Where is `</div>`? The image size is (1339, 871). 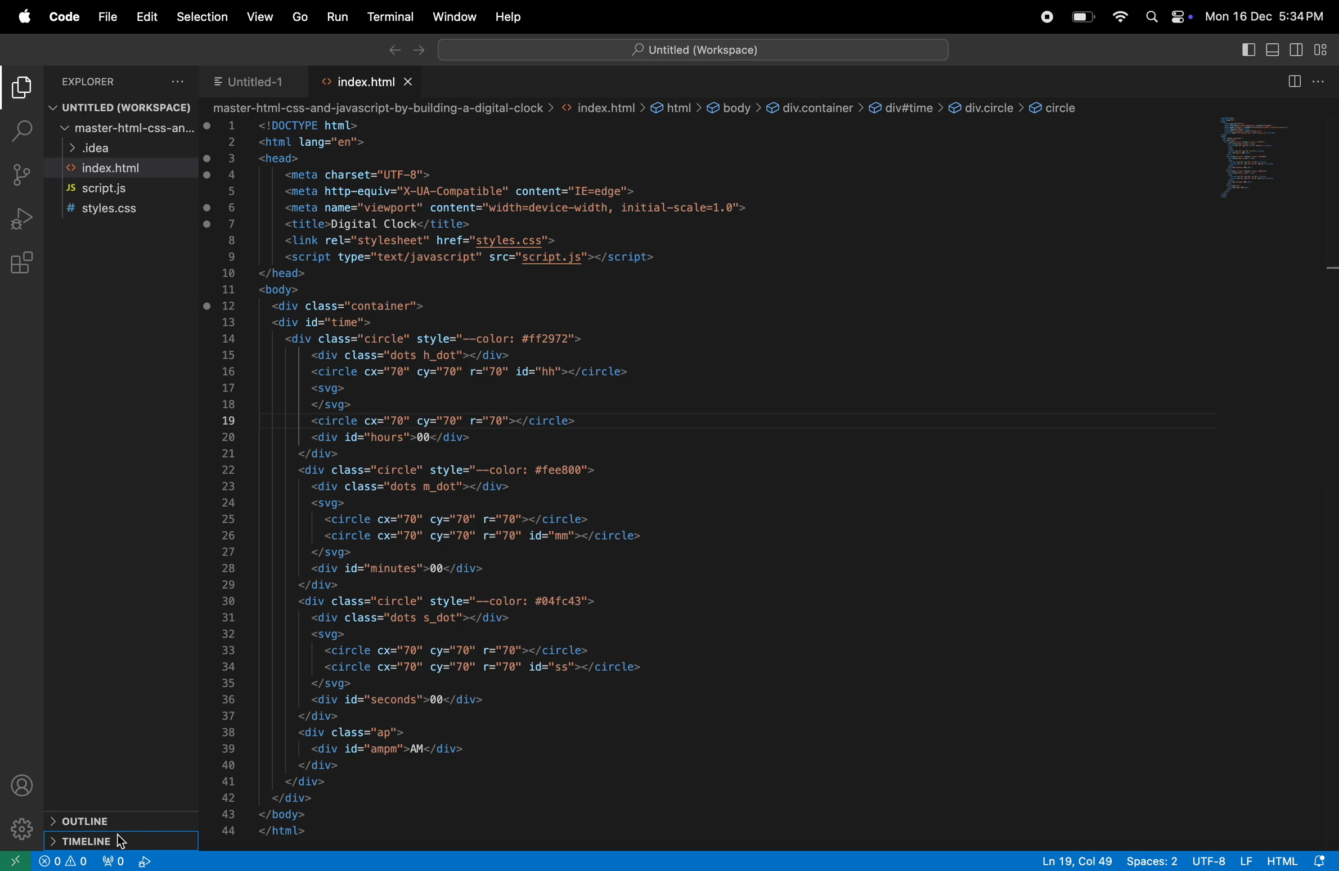 </div> is located at coordinates (313, 782).